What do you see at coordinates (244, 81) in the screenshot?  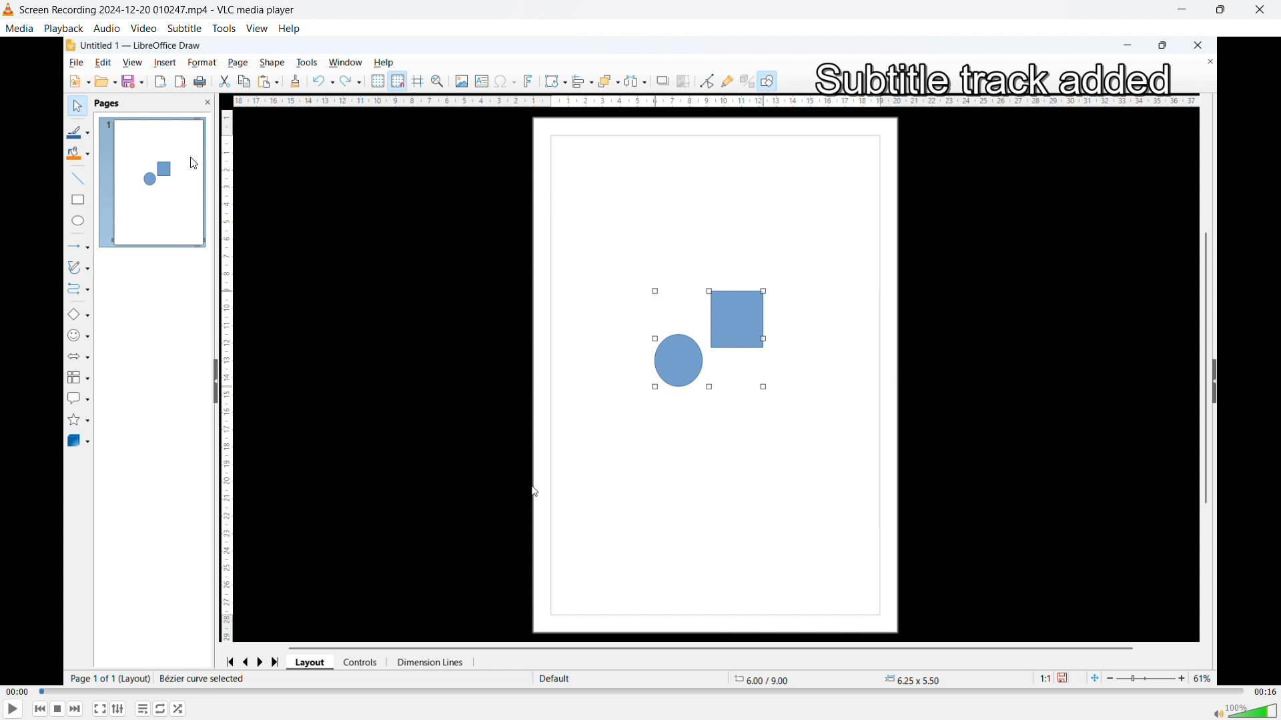 I see `copy` at bounding box center [244, 81].